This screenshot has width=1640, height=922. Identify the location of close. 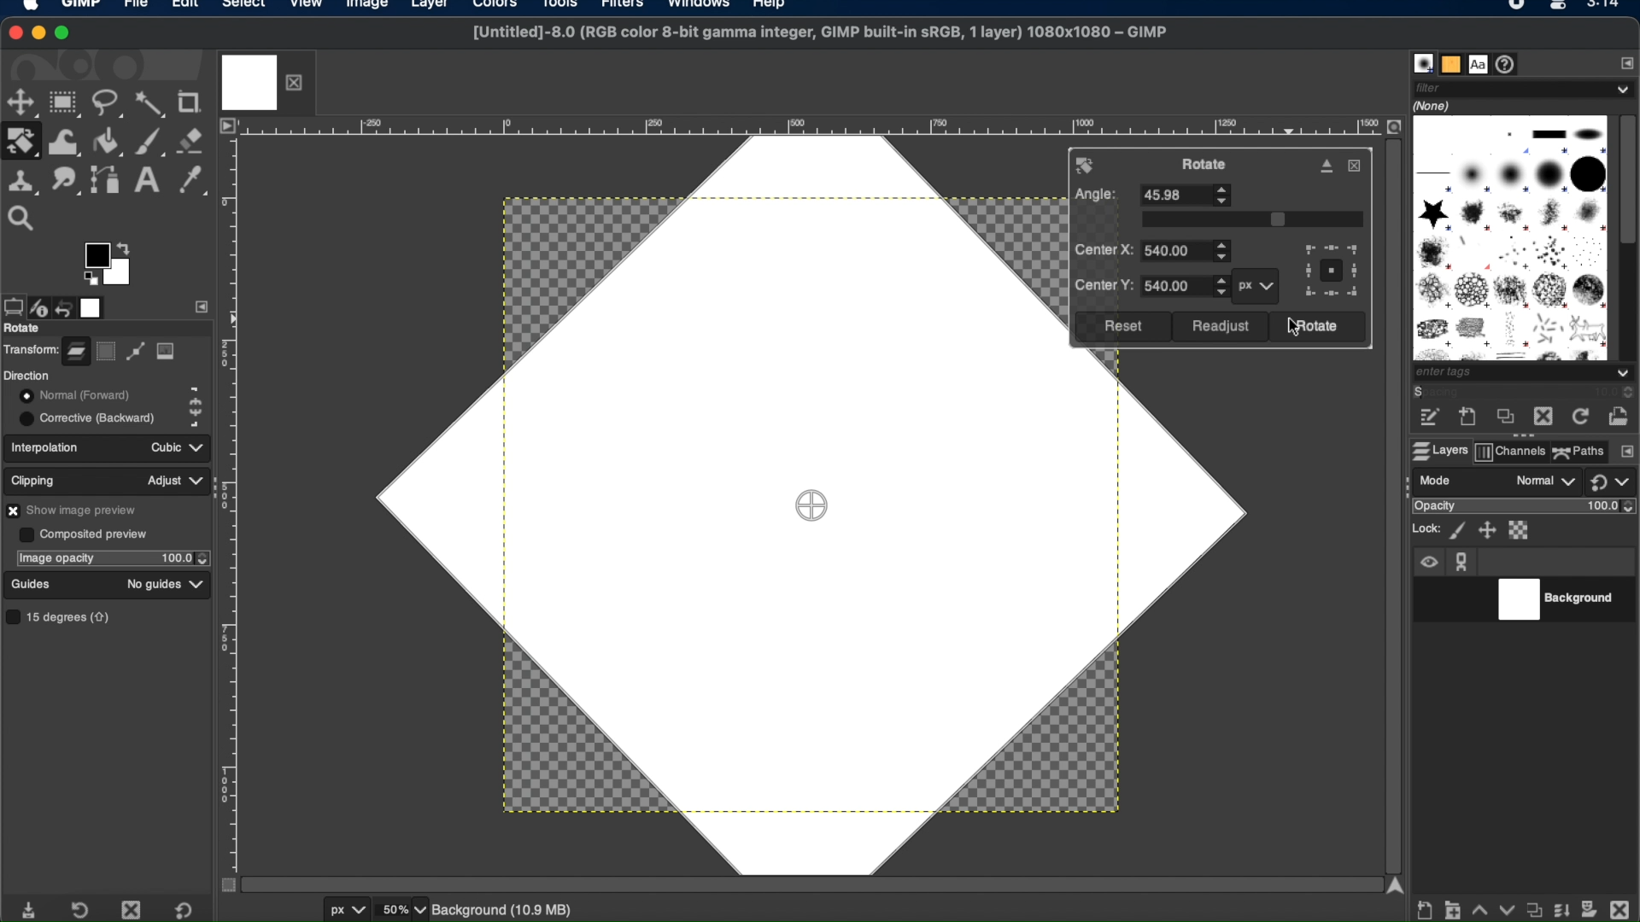
(16, 31).